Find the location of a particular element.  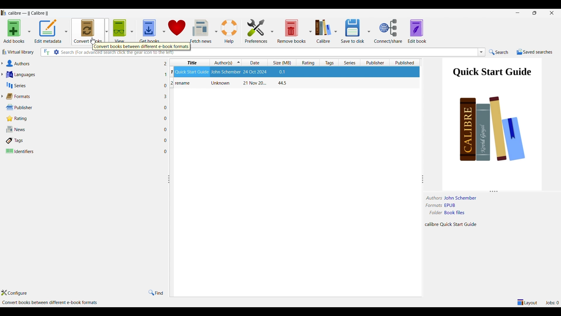

Convert book options is located at coordinates (107, 31).